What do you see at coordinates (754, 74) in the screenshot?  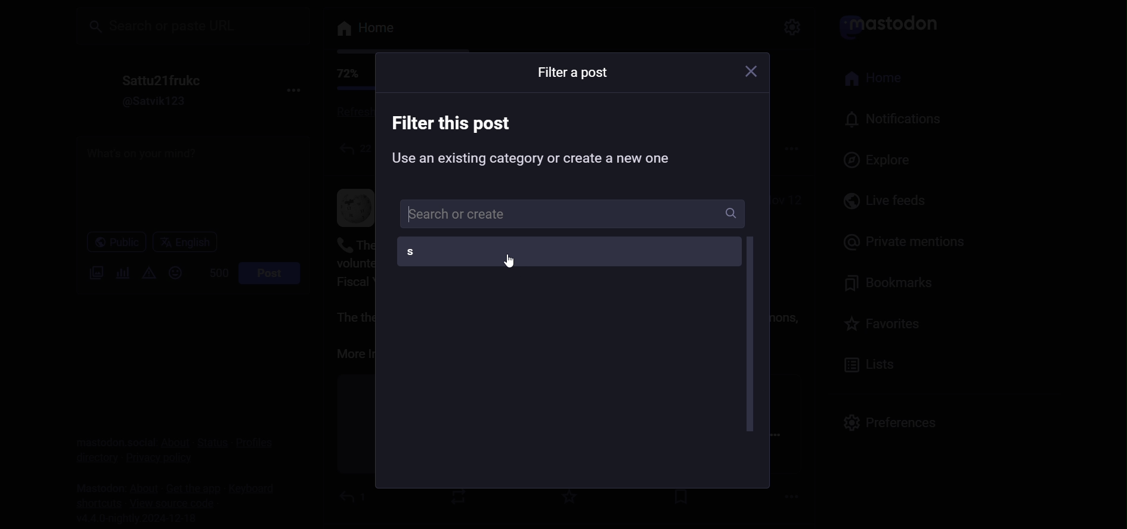 I see `close` at bounding box center [754, 74].